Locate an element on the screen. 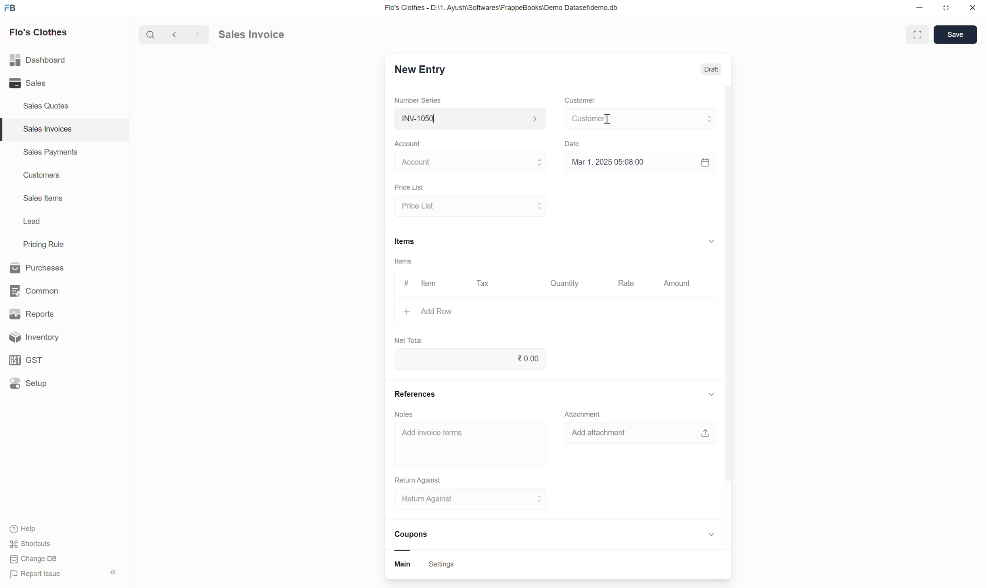 The image size is (986, 588). Tax is located at coordinates (484, 285).